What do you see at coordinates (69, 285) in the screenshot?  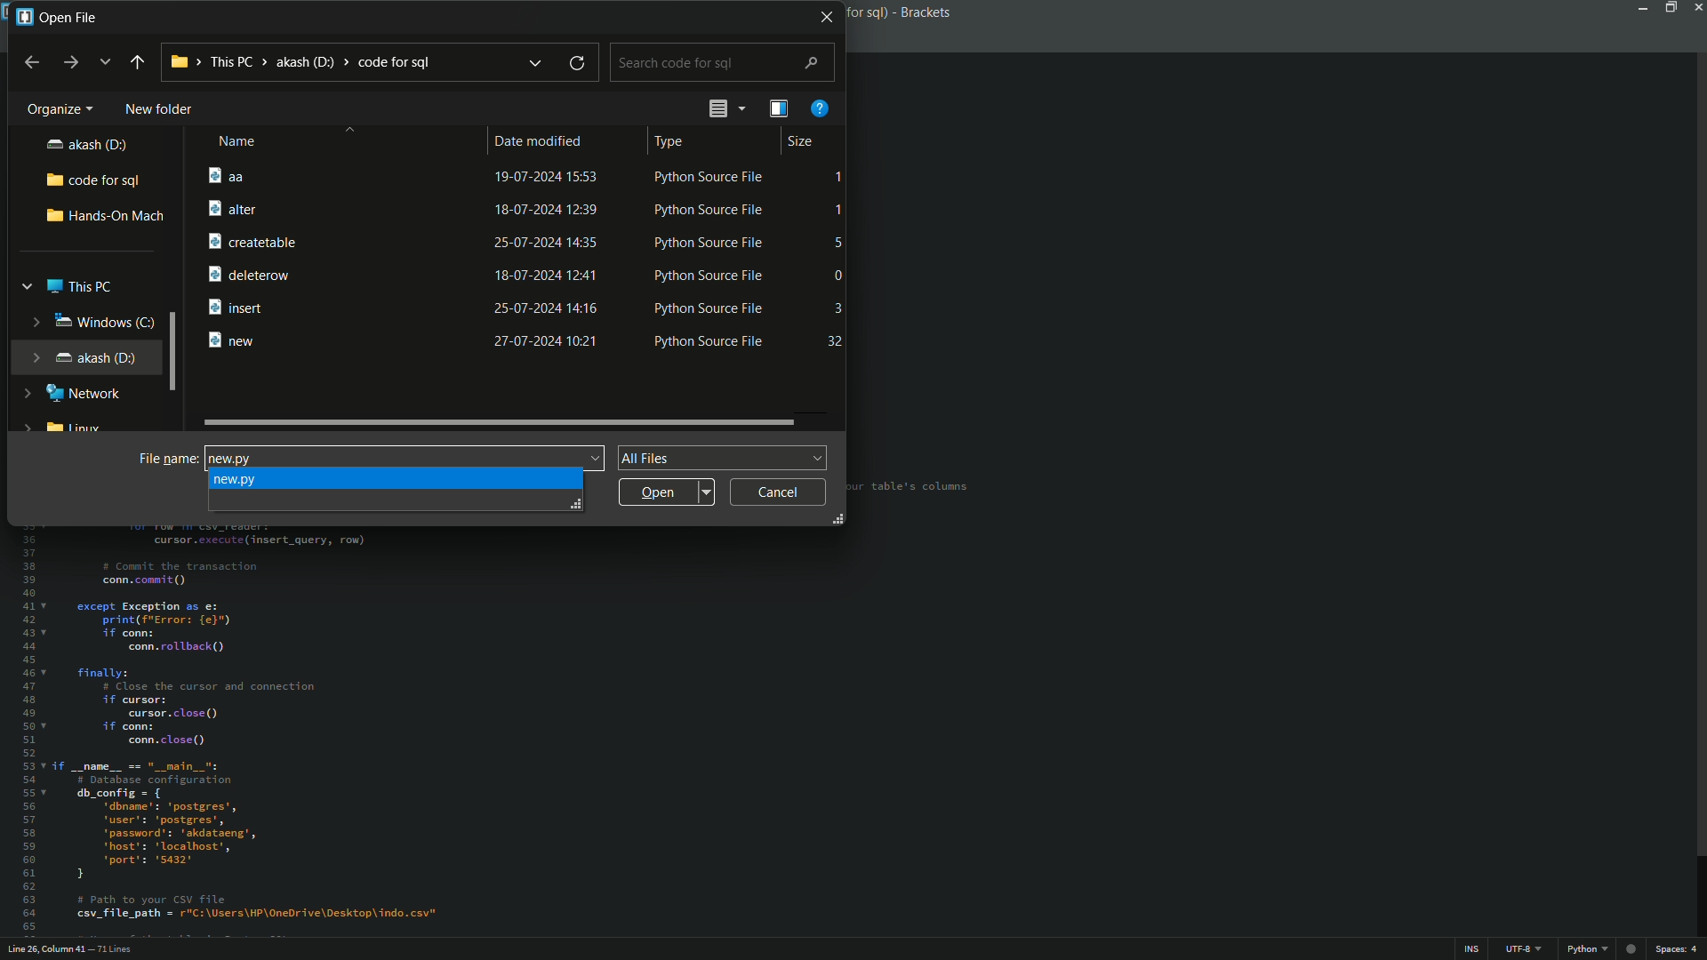 I see `this pc` at bounding box center [69, 285].